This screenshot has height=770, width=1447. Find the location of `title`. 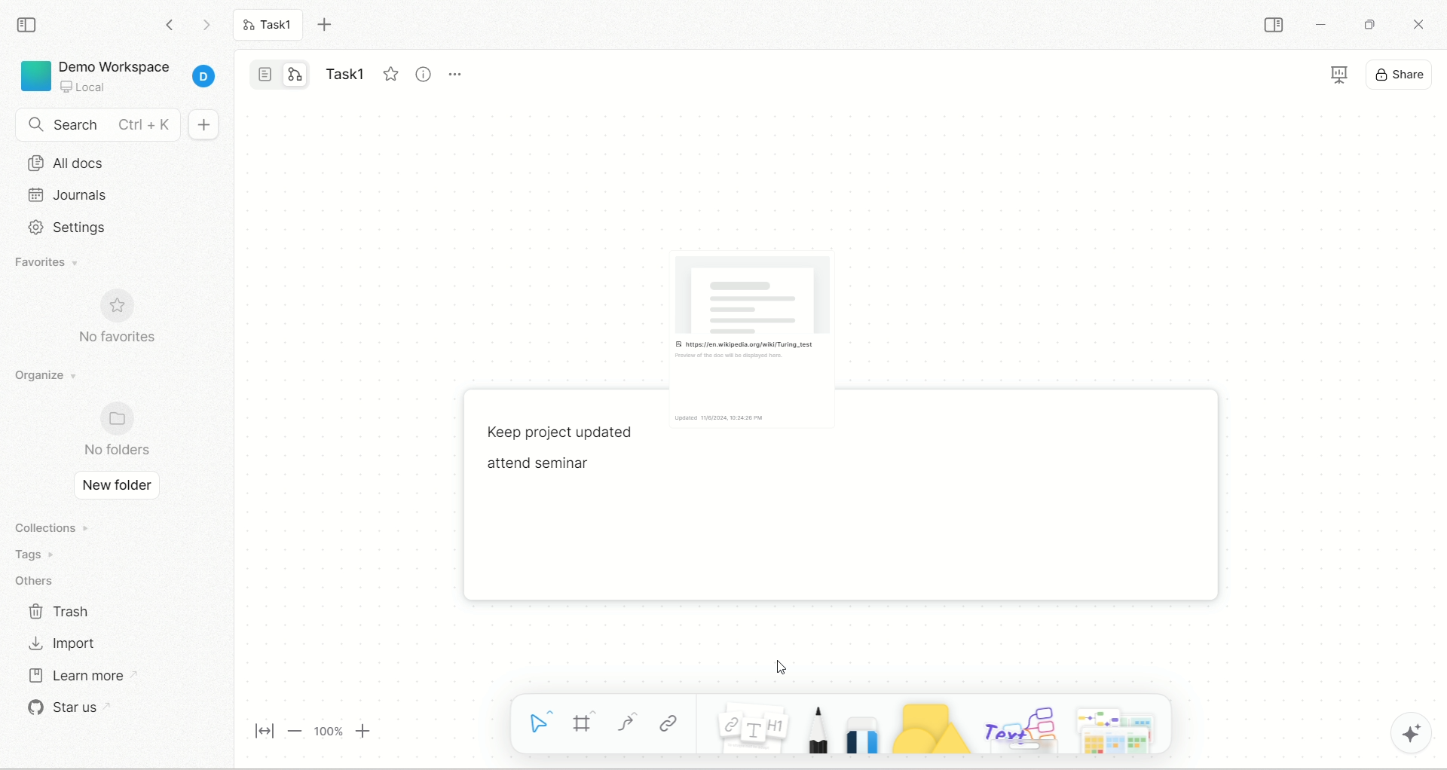

title is located at coordinates (343, 70).